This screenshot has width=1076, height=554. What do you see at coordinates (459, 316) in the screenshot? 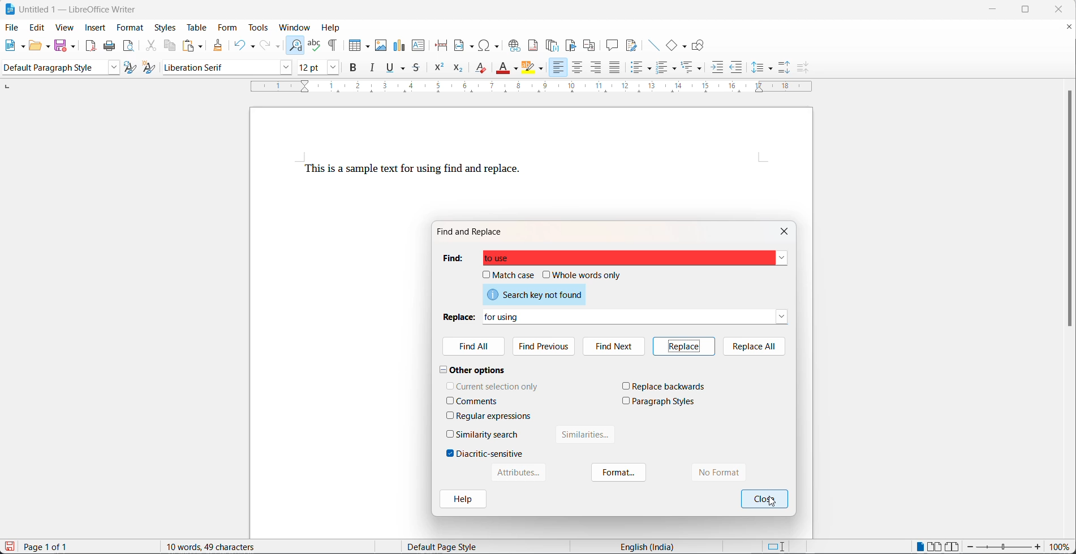
I see `replace heading` at bounding box center [459, 316].